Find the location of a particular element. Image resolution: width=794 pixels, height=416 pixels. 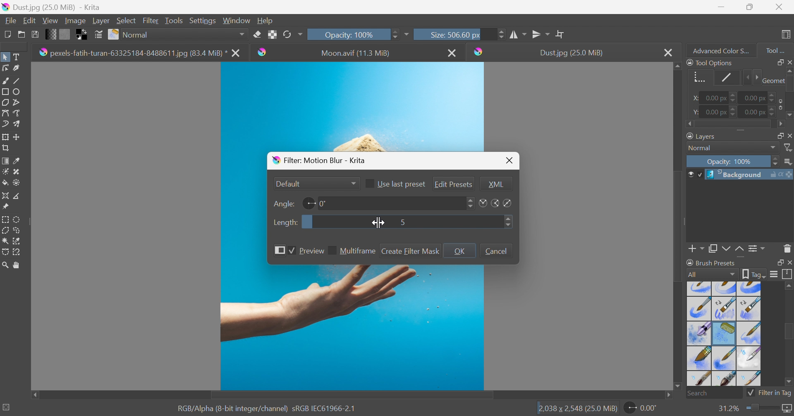

XML is located at coordinates (496, 184).